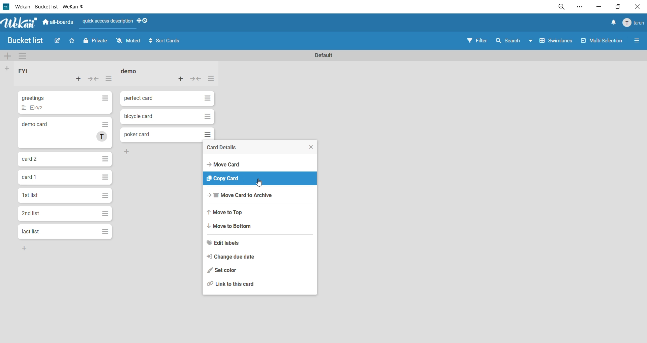 The image size is (647, 343). I want to click on filter, so click(479, 40).